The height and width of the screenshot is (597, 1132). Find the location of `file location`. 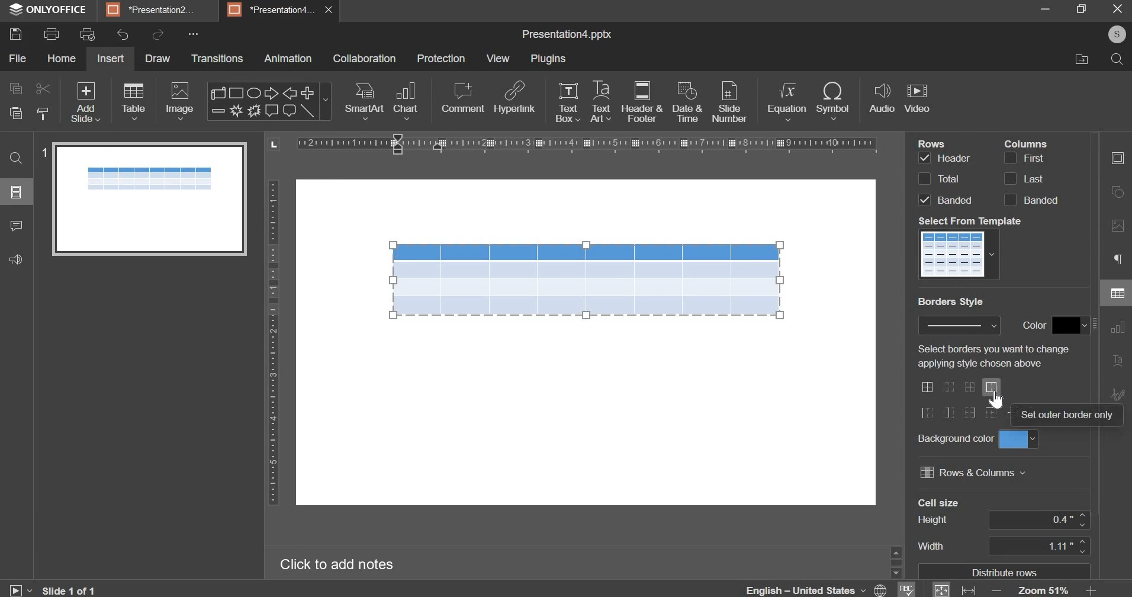

file location is located at coordinates (1080, 60).